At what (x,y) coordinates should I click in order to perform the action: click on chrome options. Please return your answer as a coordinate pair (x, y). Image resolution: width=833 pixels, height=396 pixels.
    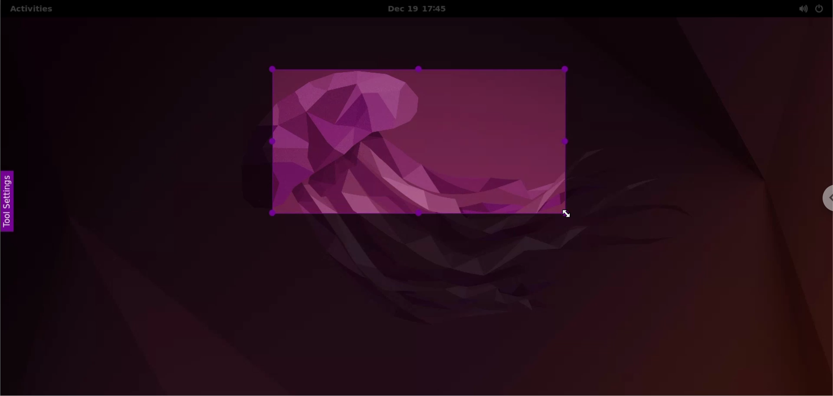
    Looking at the image, I should click on (823, 200).